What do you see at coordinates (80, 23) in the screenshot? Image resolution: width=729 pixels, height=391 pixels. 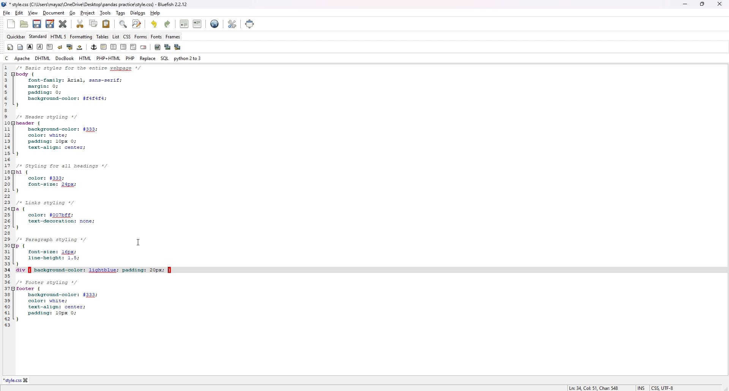 I see `cut` at bounding box center [80, 23].